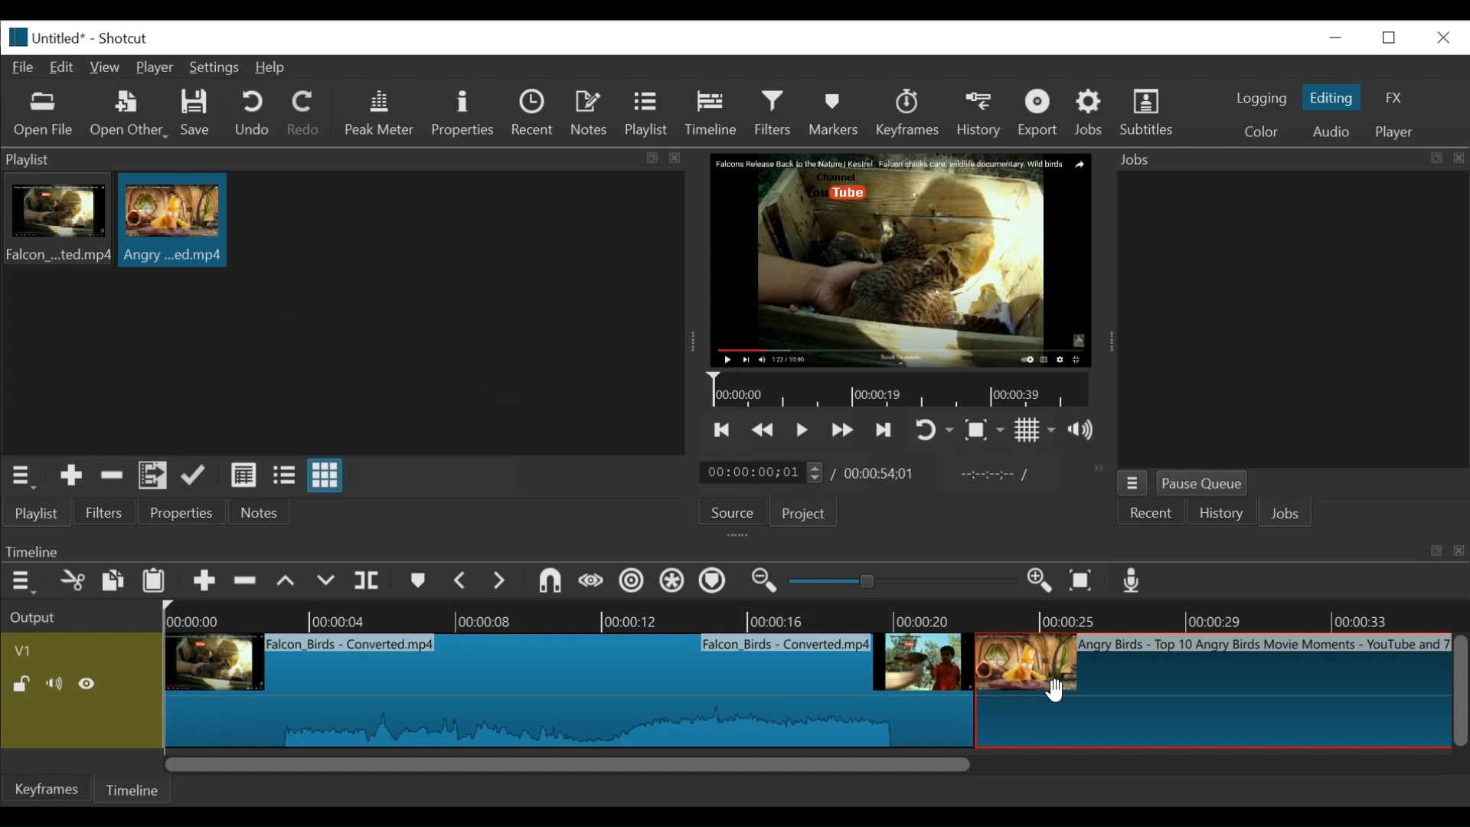  Describe the element at coordinates (1040, 115) in the screenshot. I see `Export` at that location.